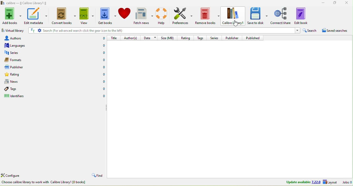 This screenshot has width=353, height=186. Describe the element at coordinates (23, 75) in the screenshot. I see `rating` at that location.